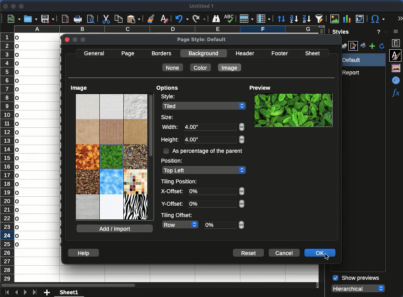 This screenshot has height=297, width=403. Describe the element at coordinates (165, 29) in the screenshot. I see `columns` at that location.